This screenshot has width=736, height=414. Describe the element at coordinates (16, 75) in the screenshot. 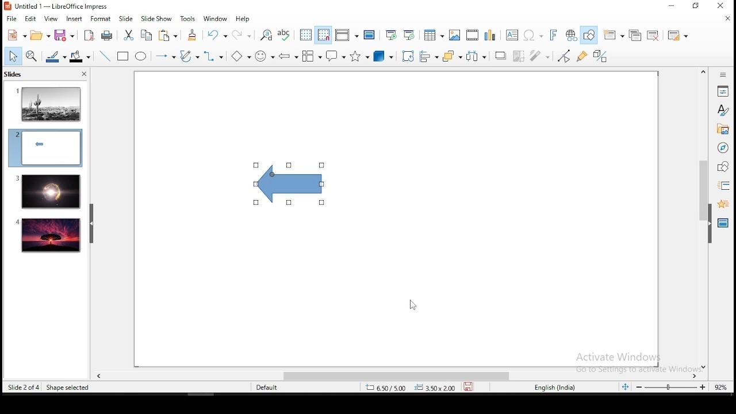

I see `slides` at that location.